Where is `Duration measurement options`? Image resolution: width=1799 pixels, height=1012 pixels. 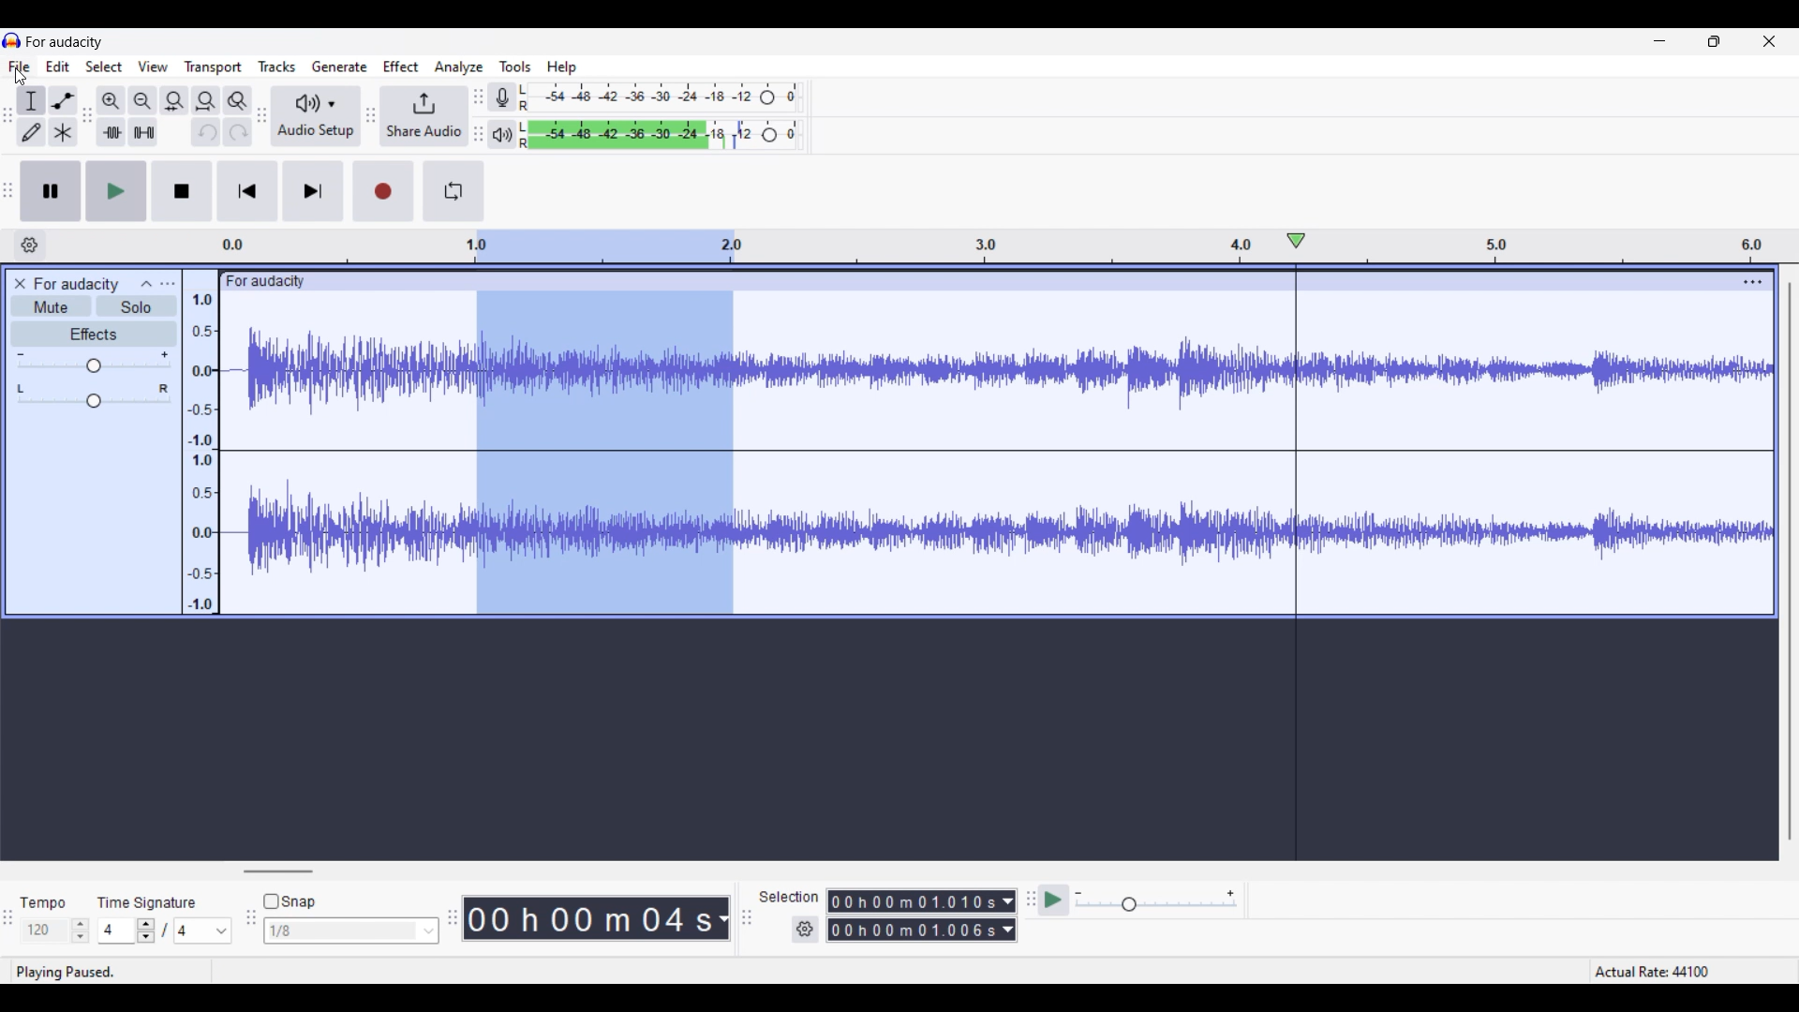
Duration measurement options is located at coordinates (722, 918).